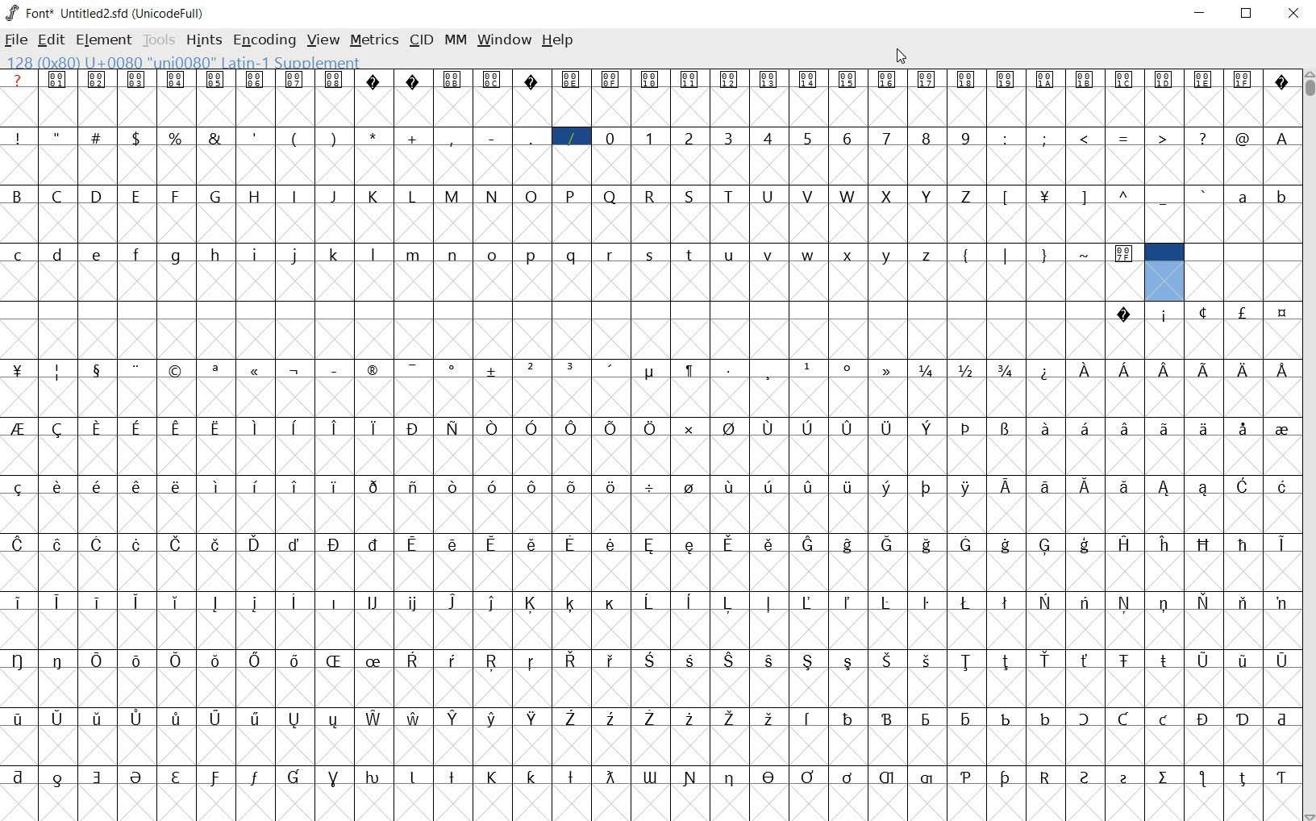  Describe the element at coordinates (264, 41) in the screenshot. I see `encoding` at that location.